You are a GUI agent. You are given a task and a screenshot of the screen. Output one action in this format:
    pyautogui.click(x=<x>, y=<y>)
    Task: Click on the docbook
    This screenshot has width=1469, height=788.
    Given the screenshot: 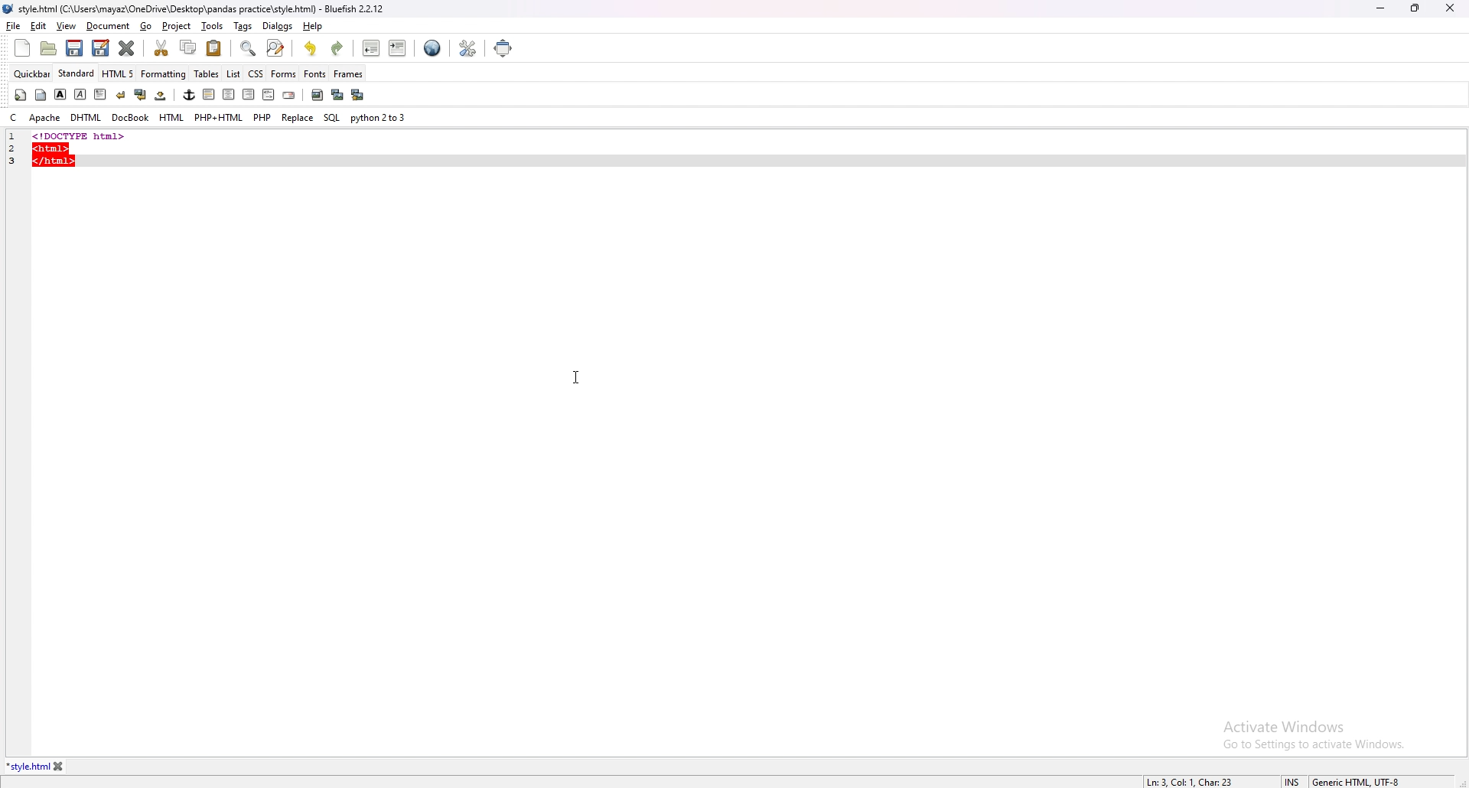 What is the action you would take?
    pyautogui.click(x=130, y=118)
    